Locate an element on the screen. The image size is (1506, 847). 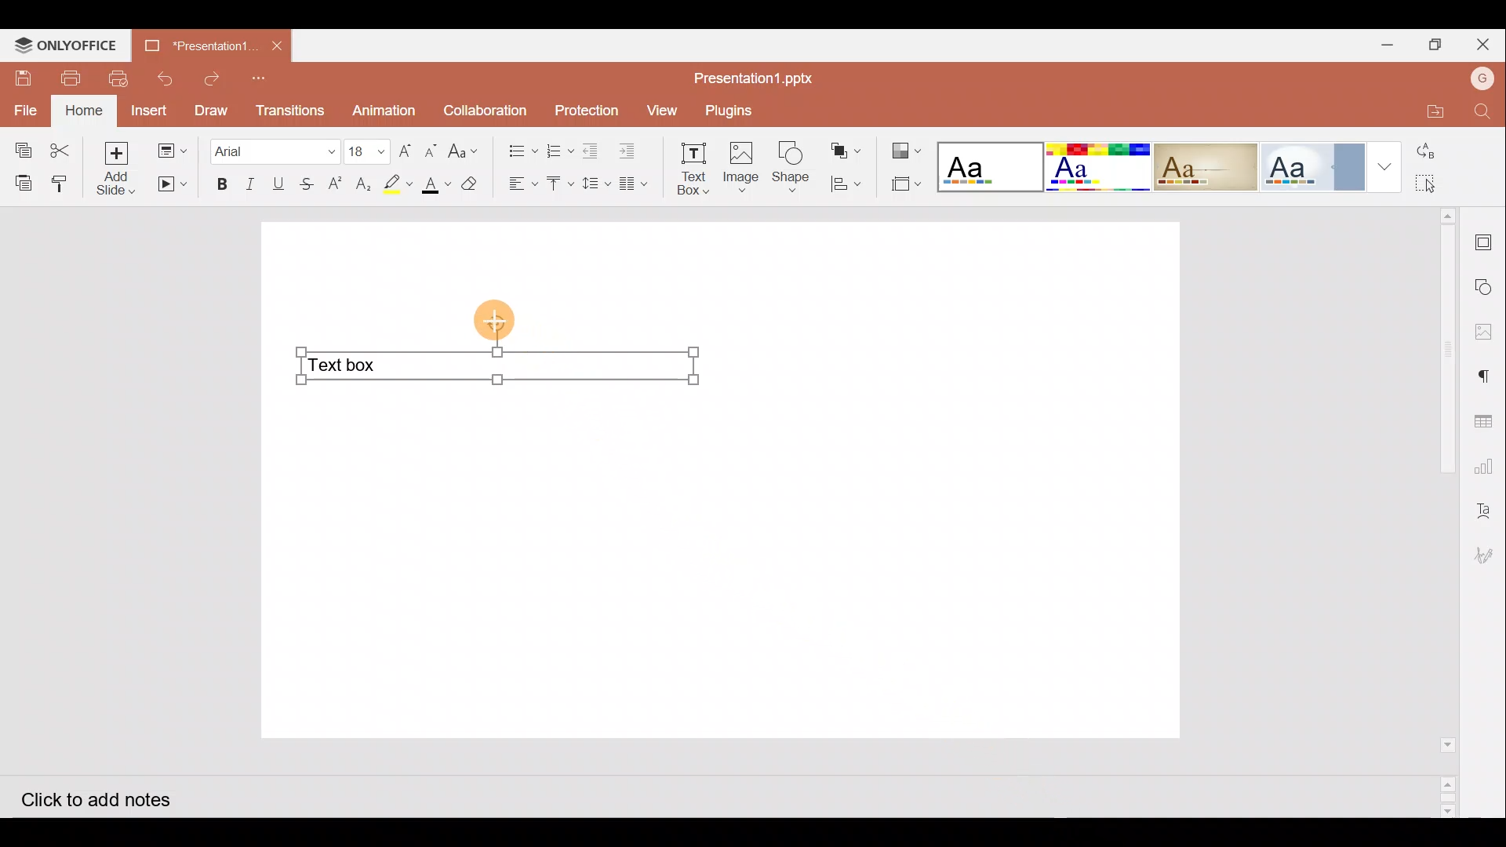
Copy style is located at coordinates (65, 180).